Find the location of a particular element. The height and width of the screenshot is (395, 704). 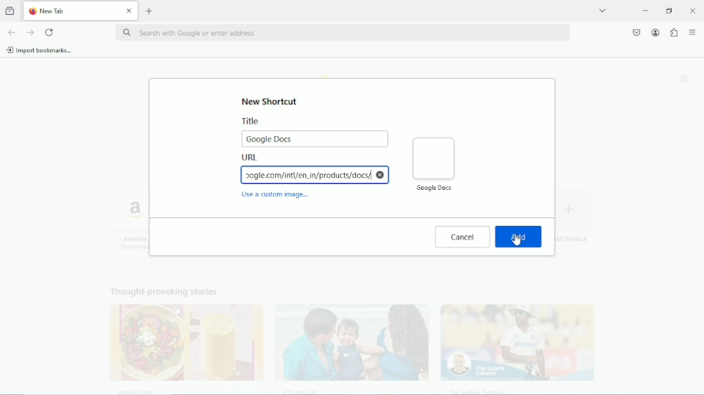

URL: www.google.com/intl/en_in/products/docs/ is located at coordinates (315, 170).